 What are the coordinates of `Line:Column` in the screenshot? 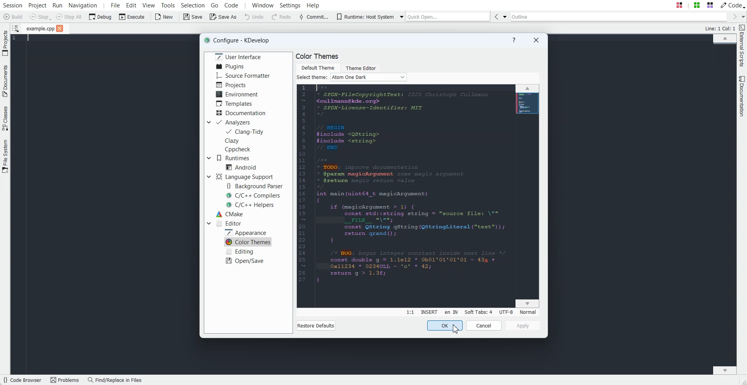 It's located at (410, 312).